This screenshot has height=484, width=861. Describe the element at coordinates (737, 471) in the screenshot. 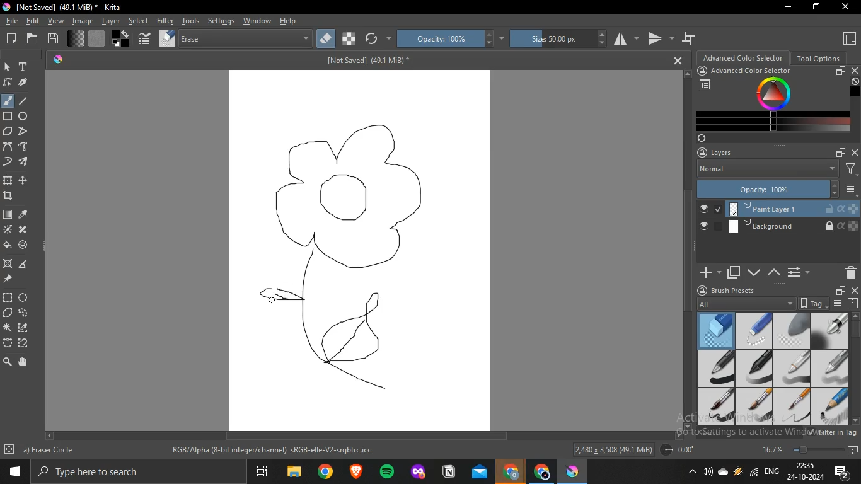

I see `Charge` at that location.